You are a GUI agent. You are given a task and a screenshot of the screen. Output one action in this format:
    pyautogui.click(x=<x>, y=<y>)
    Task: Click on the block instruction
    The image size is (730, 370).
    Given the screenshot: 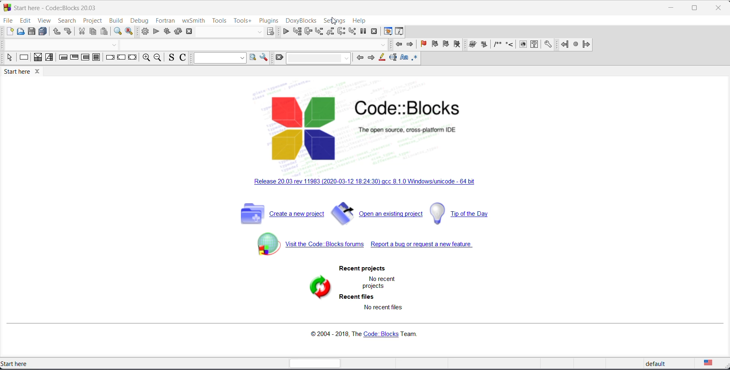 What is the action you would take?
    pyautogui.click(x=97, y=57)
    